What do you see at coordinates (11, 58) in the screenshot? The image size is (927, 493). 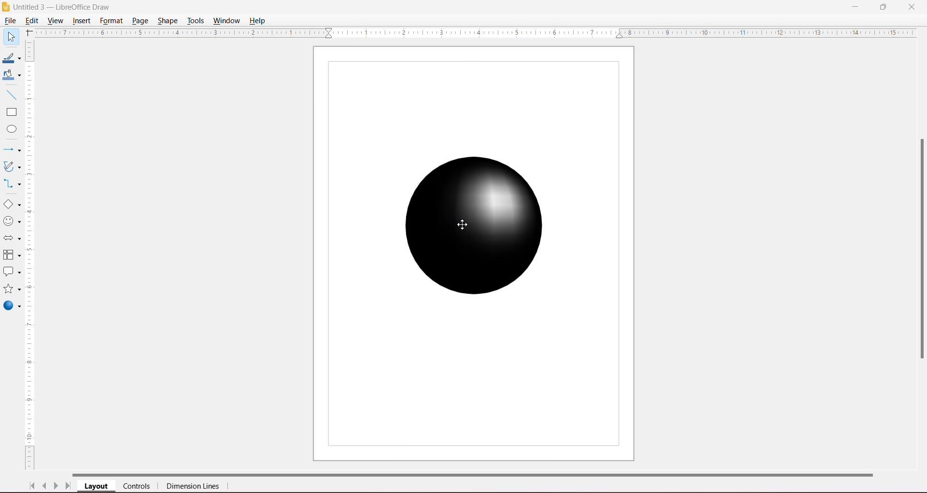 I see `Line Color` at bounding box center [11, 58].